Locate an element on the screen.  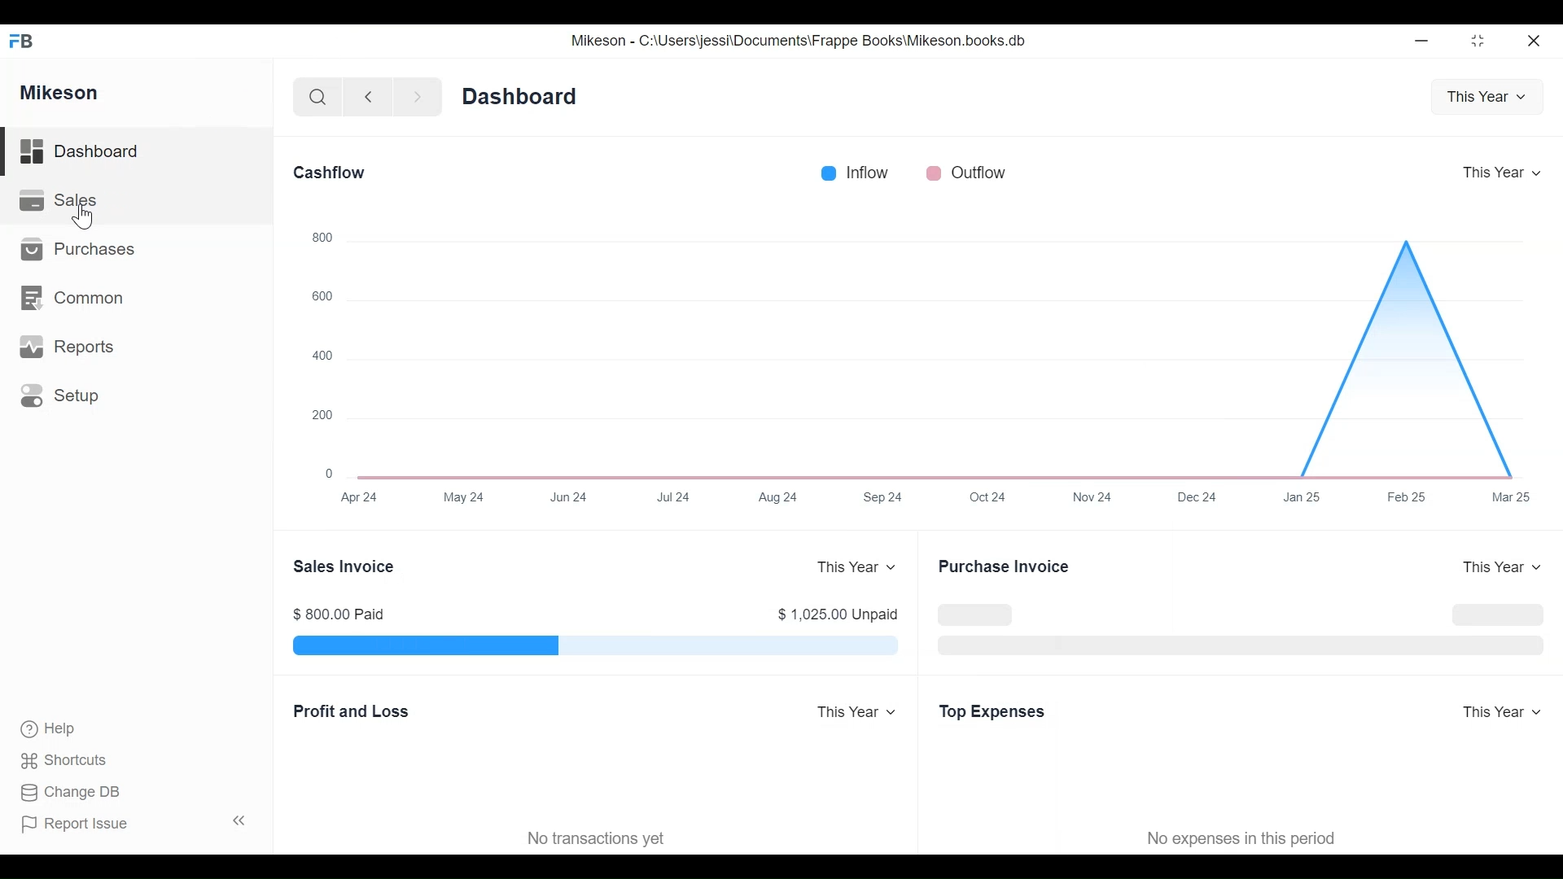
No transactions yet is located at coordinates (601, 839).